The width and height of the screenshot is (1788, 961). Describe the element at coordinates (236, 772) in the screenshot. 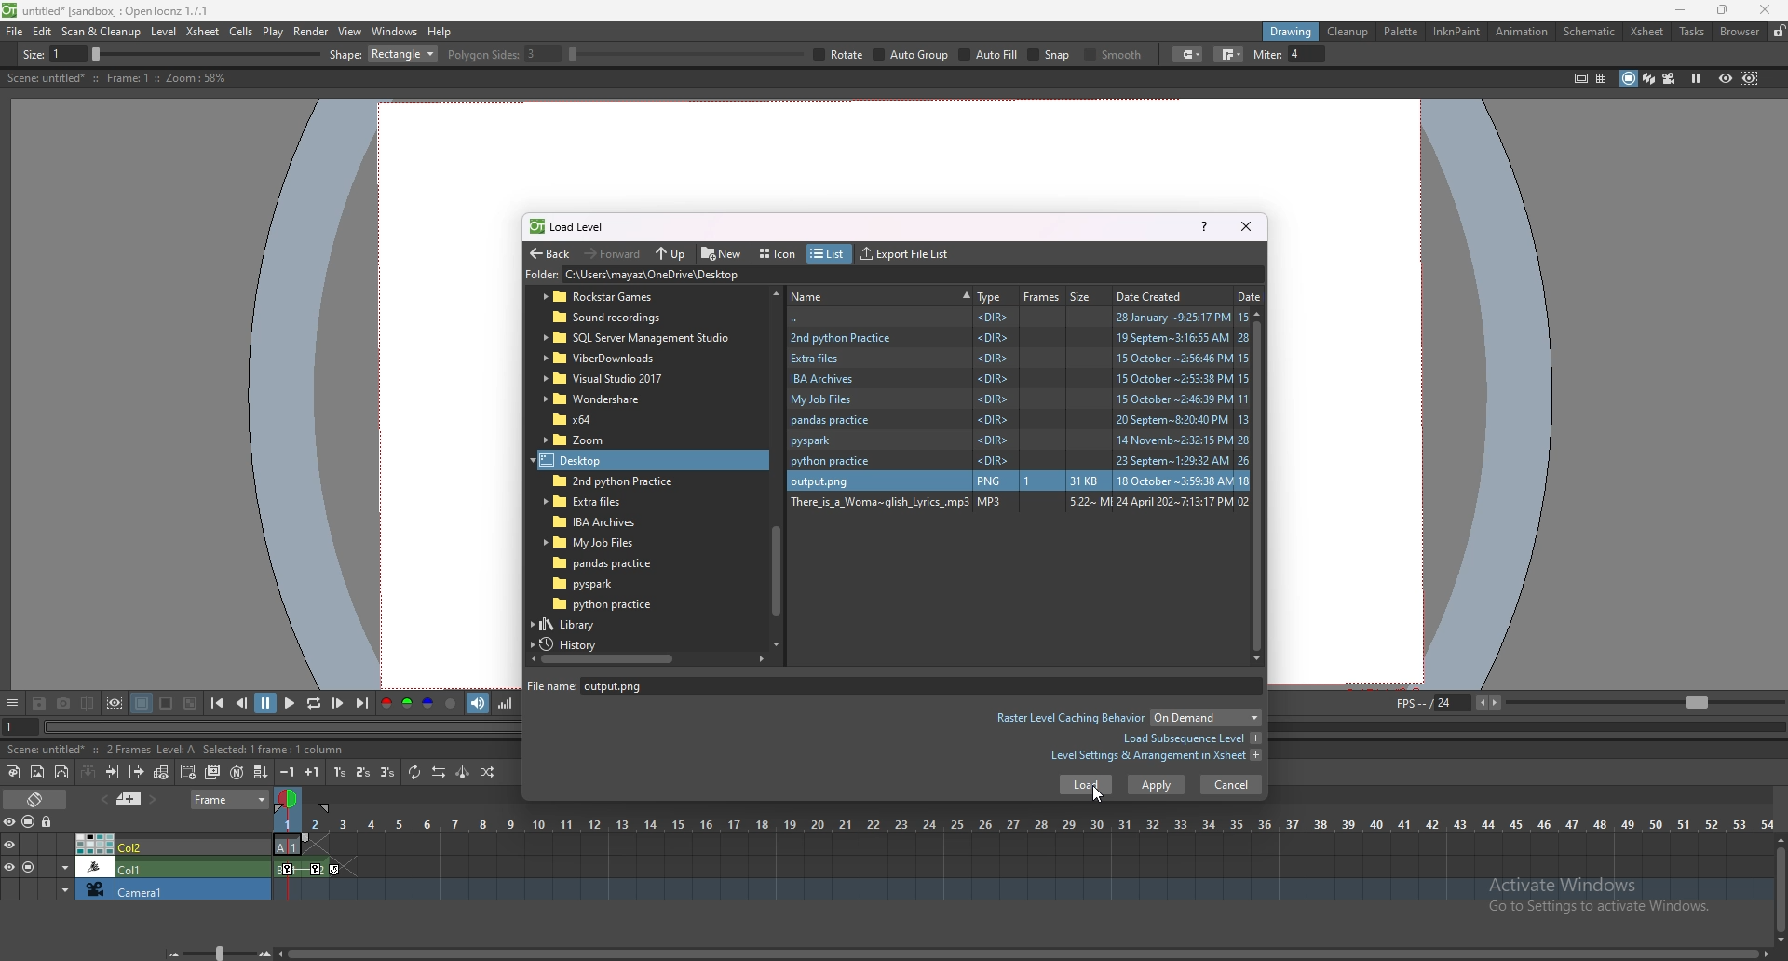

I see `auto input cell number` at that location.